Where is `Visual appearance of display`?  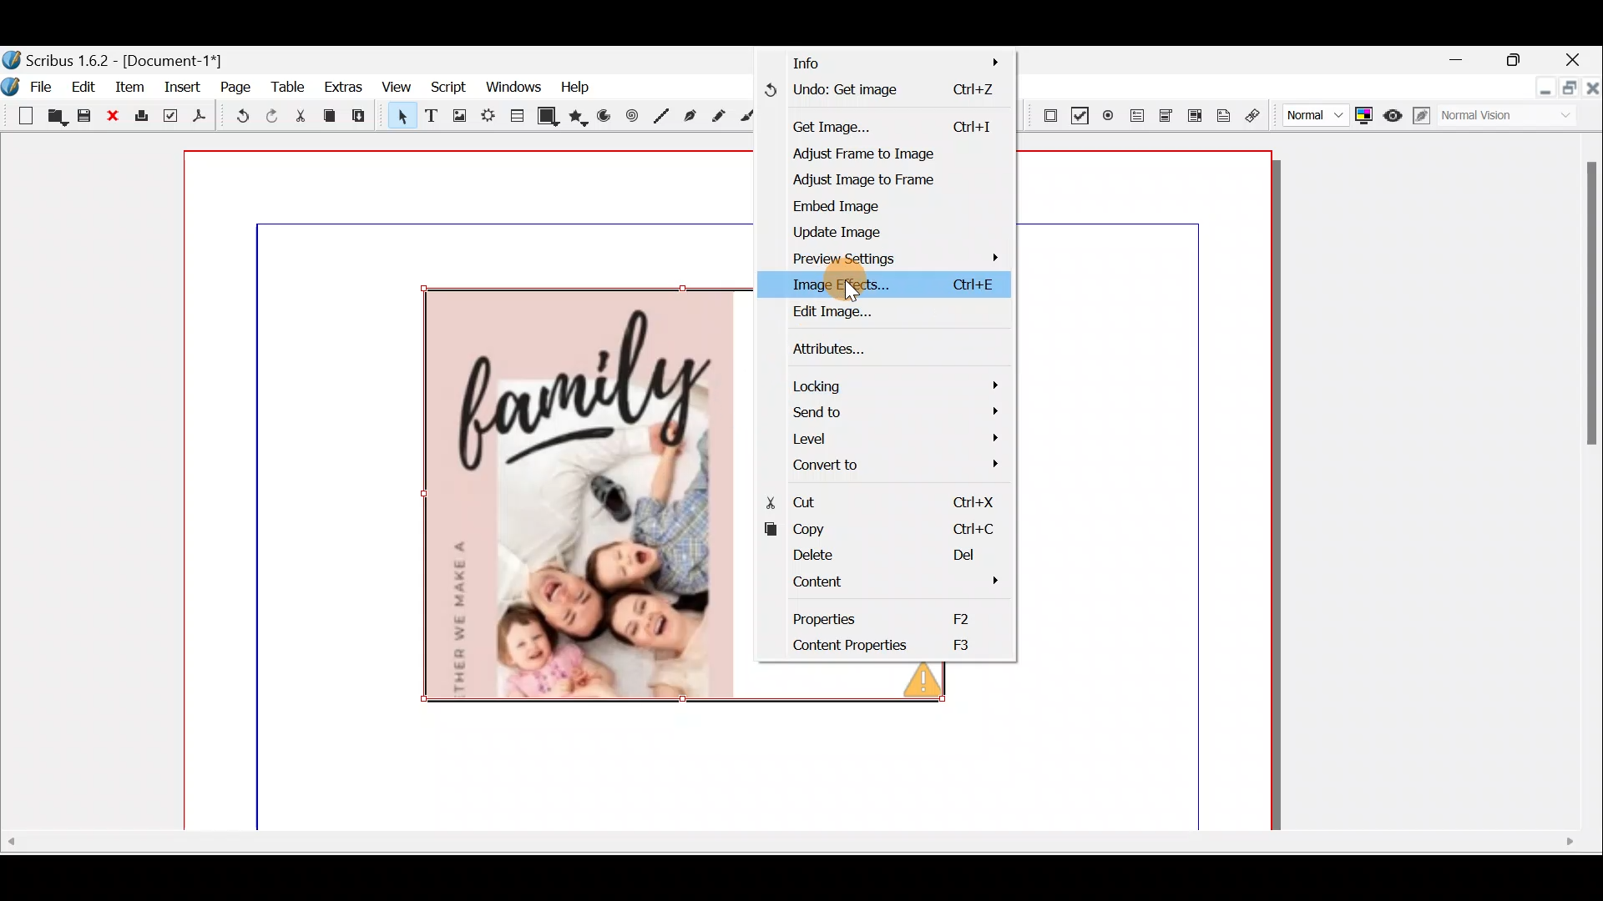
Visual appearance of display is located at coordinates (1515, 117).